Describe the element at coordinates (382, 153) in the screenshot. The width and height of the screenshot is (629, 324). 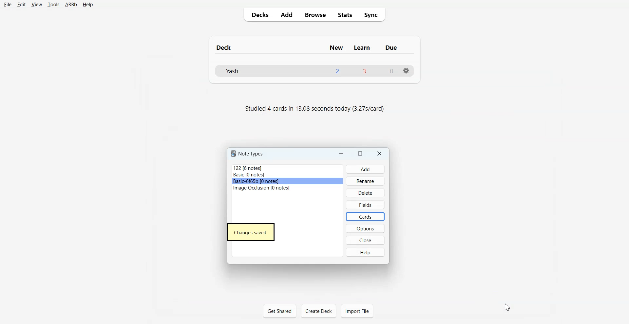
I see `close` at that location.